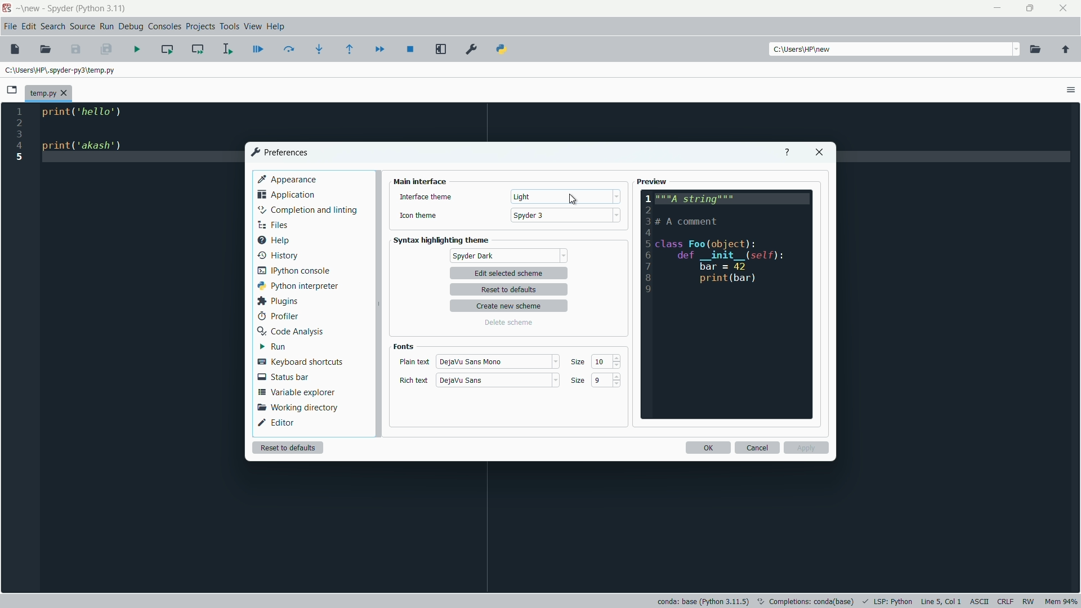  Describe the element at coordinates (379, 49) in the screenshot. I see `continue execution until next breakdown` at that location.